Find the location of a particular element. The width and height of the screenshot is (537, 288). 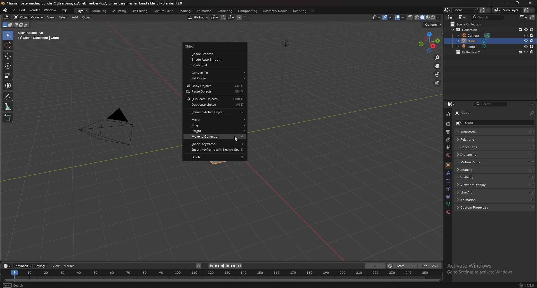

view is located at coordinates (56, 266).